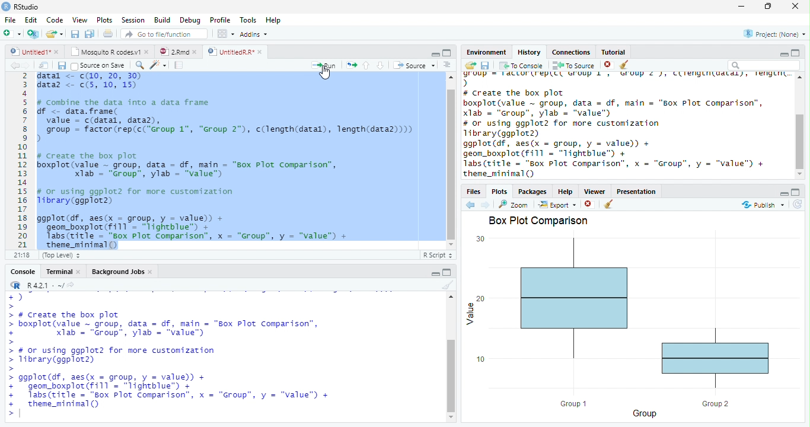  What do you see at coordinates (189, 20) in the screenshot?
I see `Debug` at bounding box center [189, 20].